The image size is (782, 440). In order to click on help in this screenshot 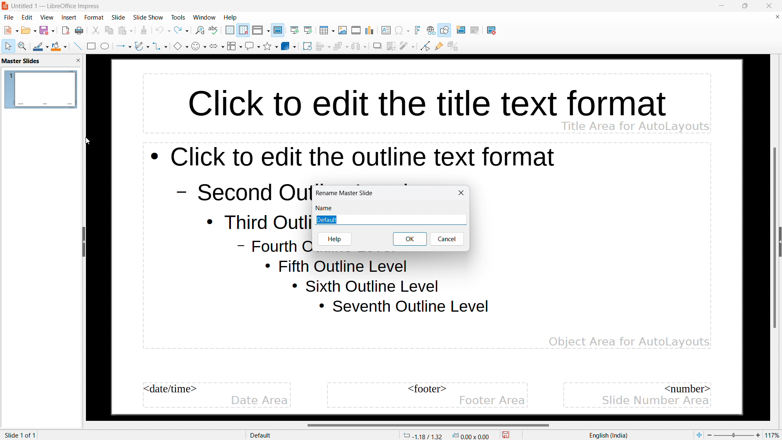, I will do `click(230, 18)`.